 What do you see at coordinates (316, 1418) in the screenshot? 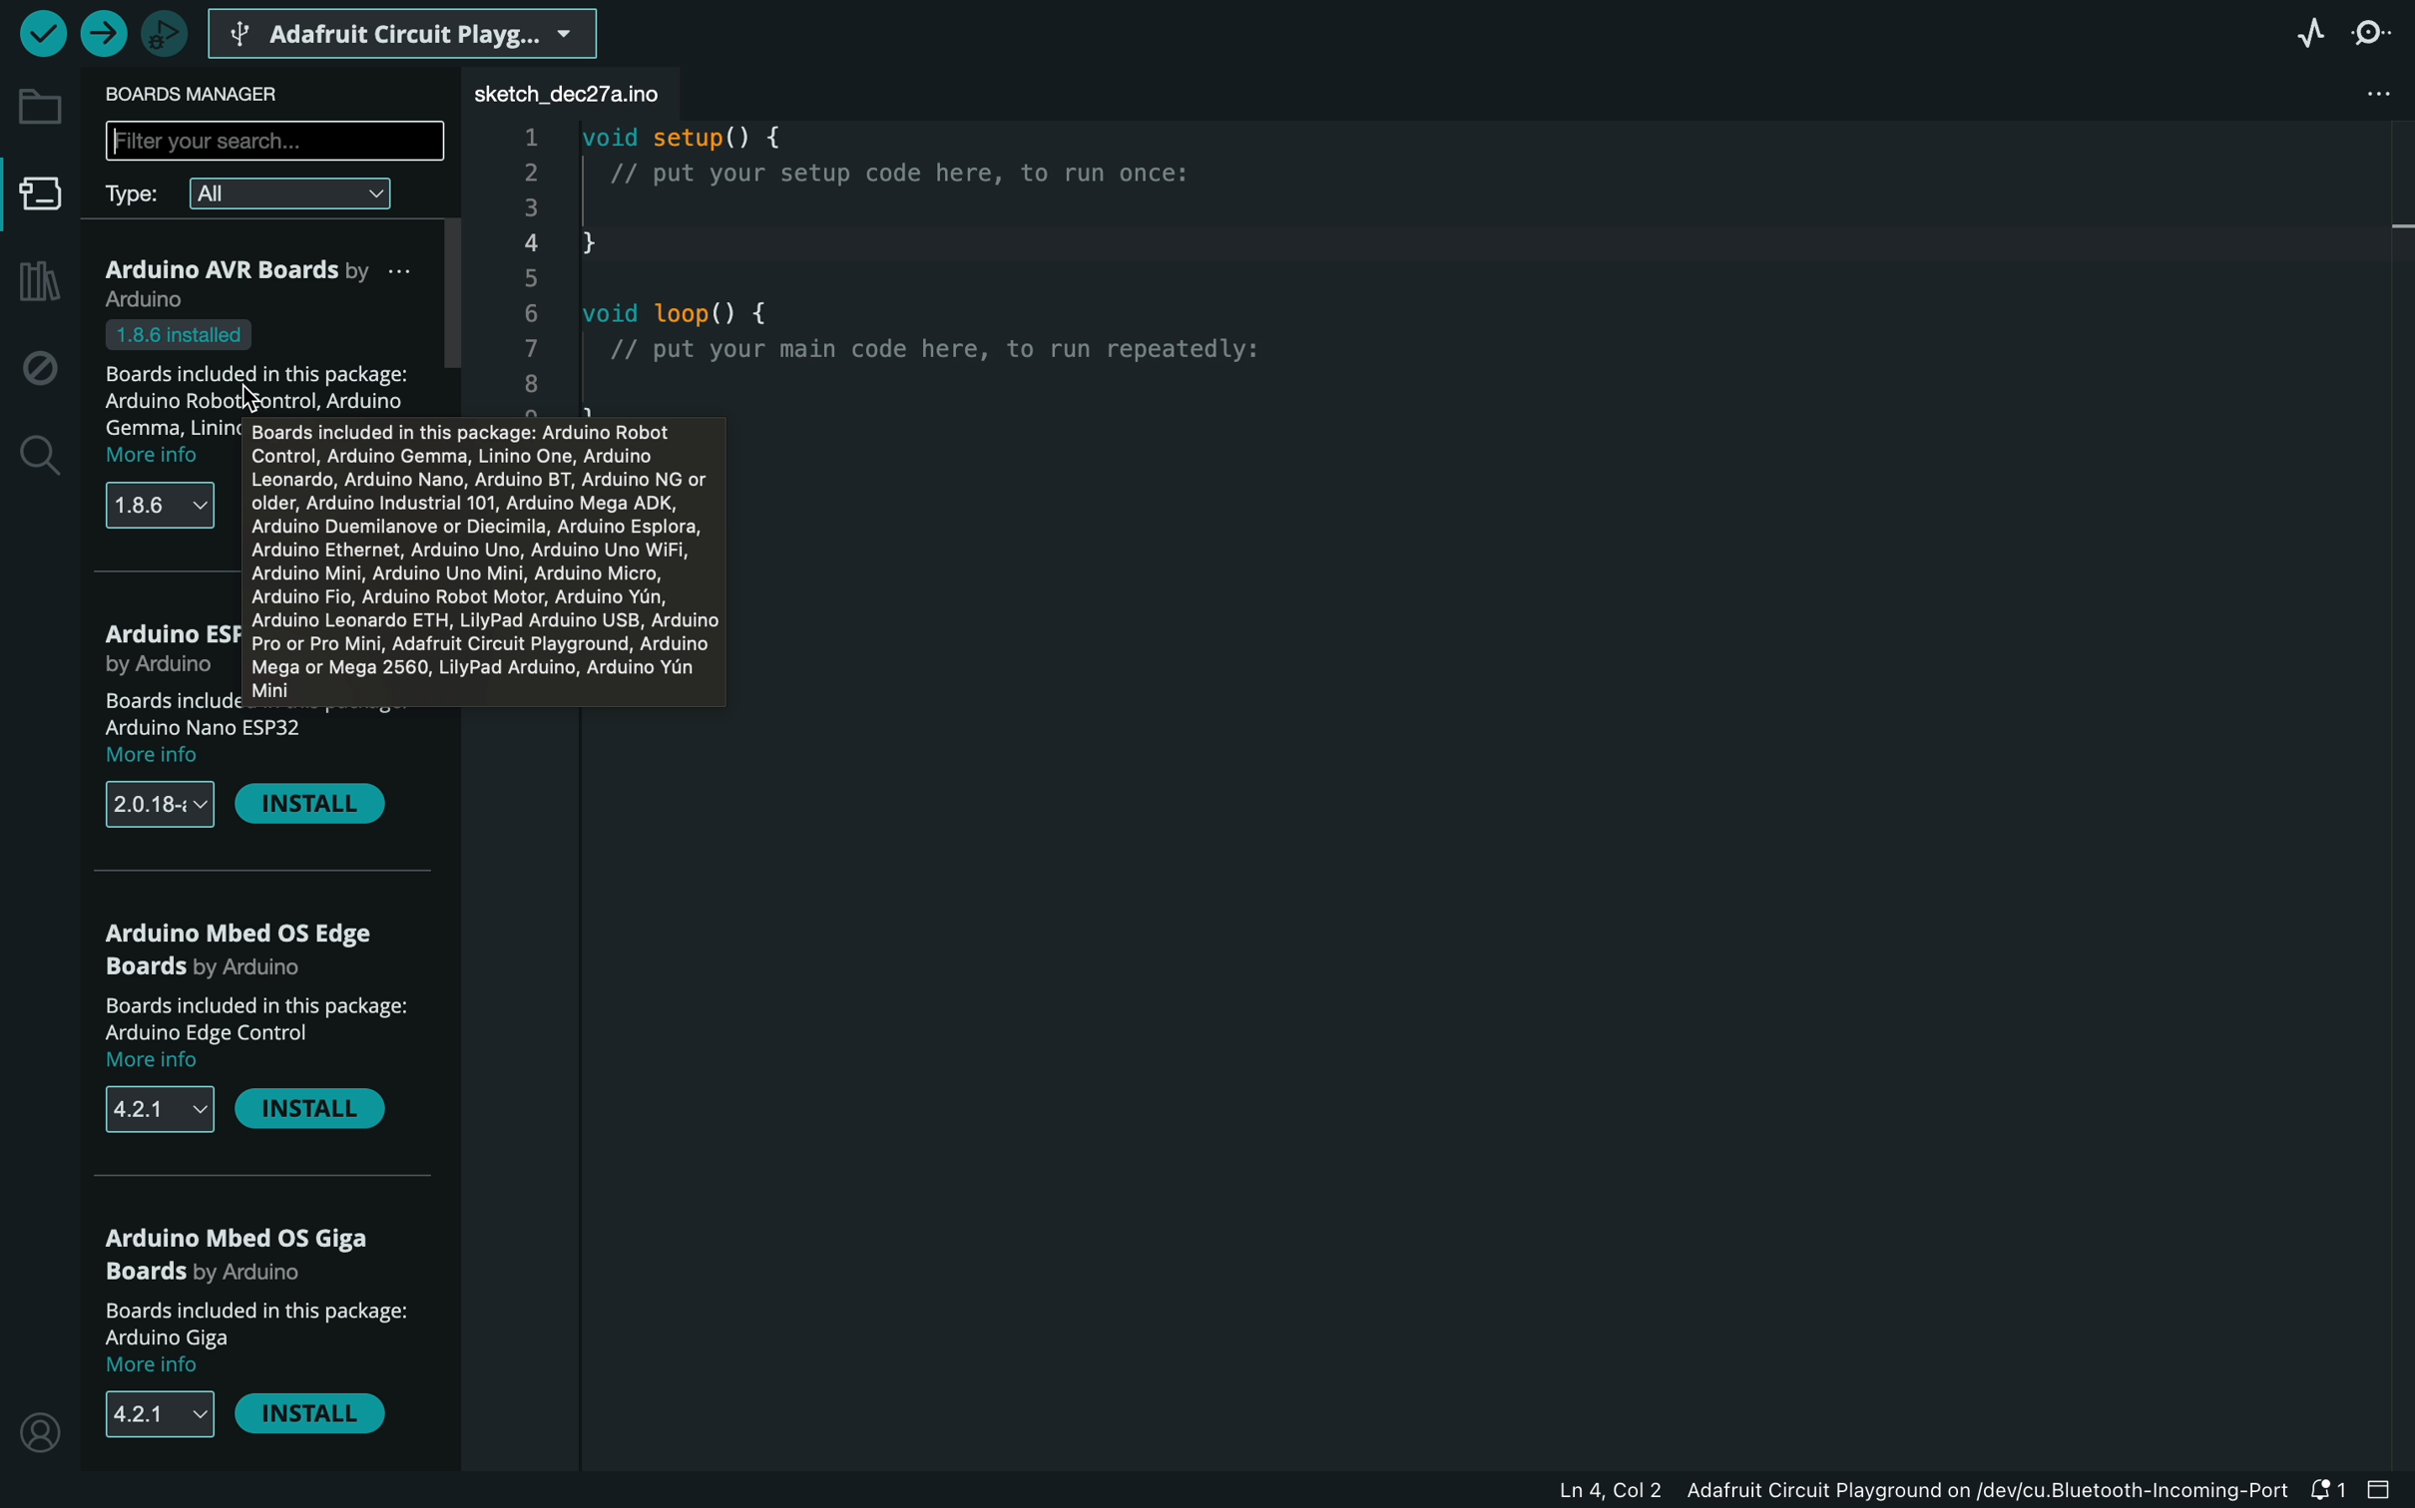
I see `install` at bounding box center [316, 1418].